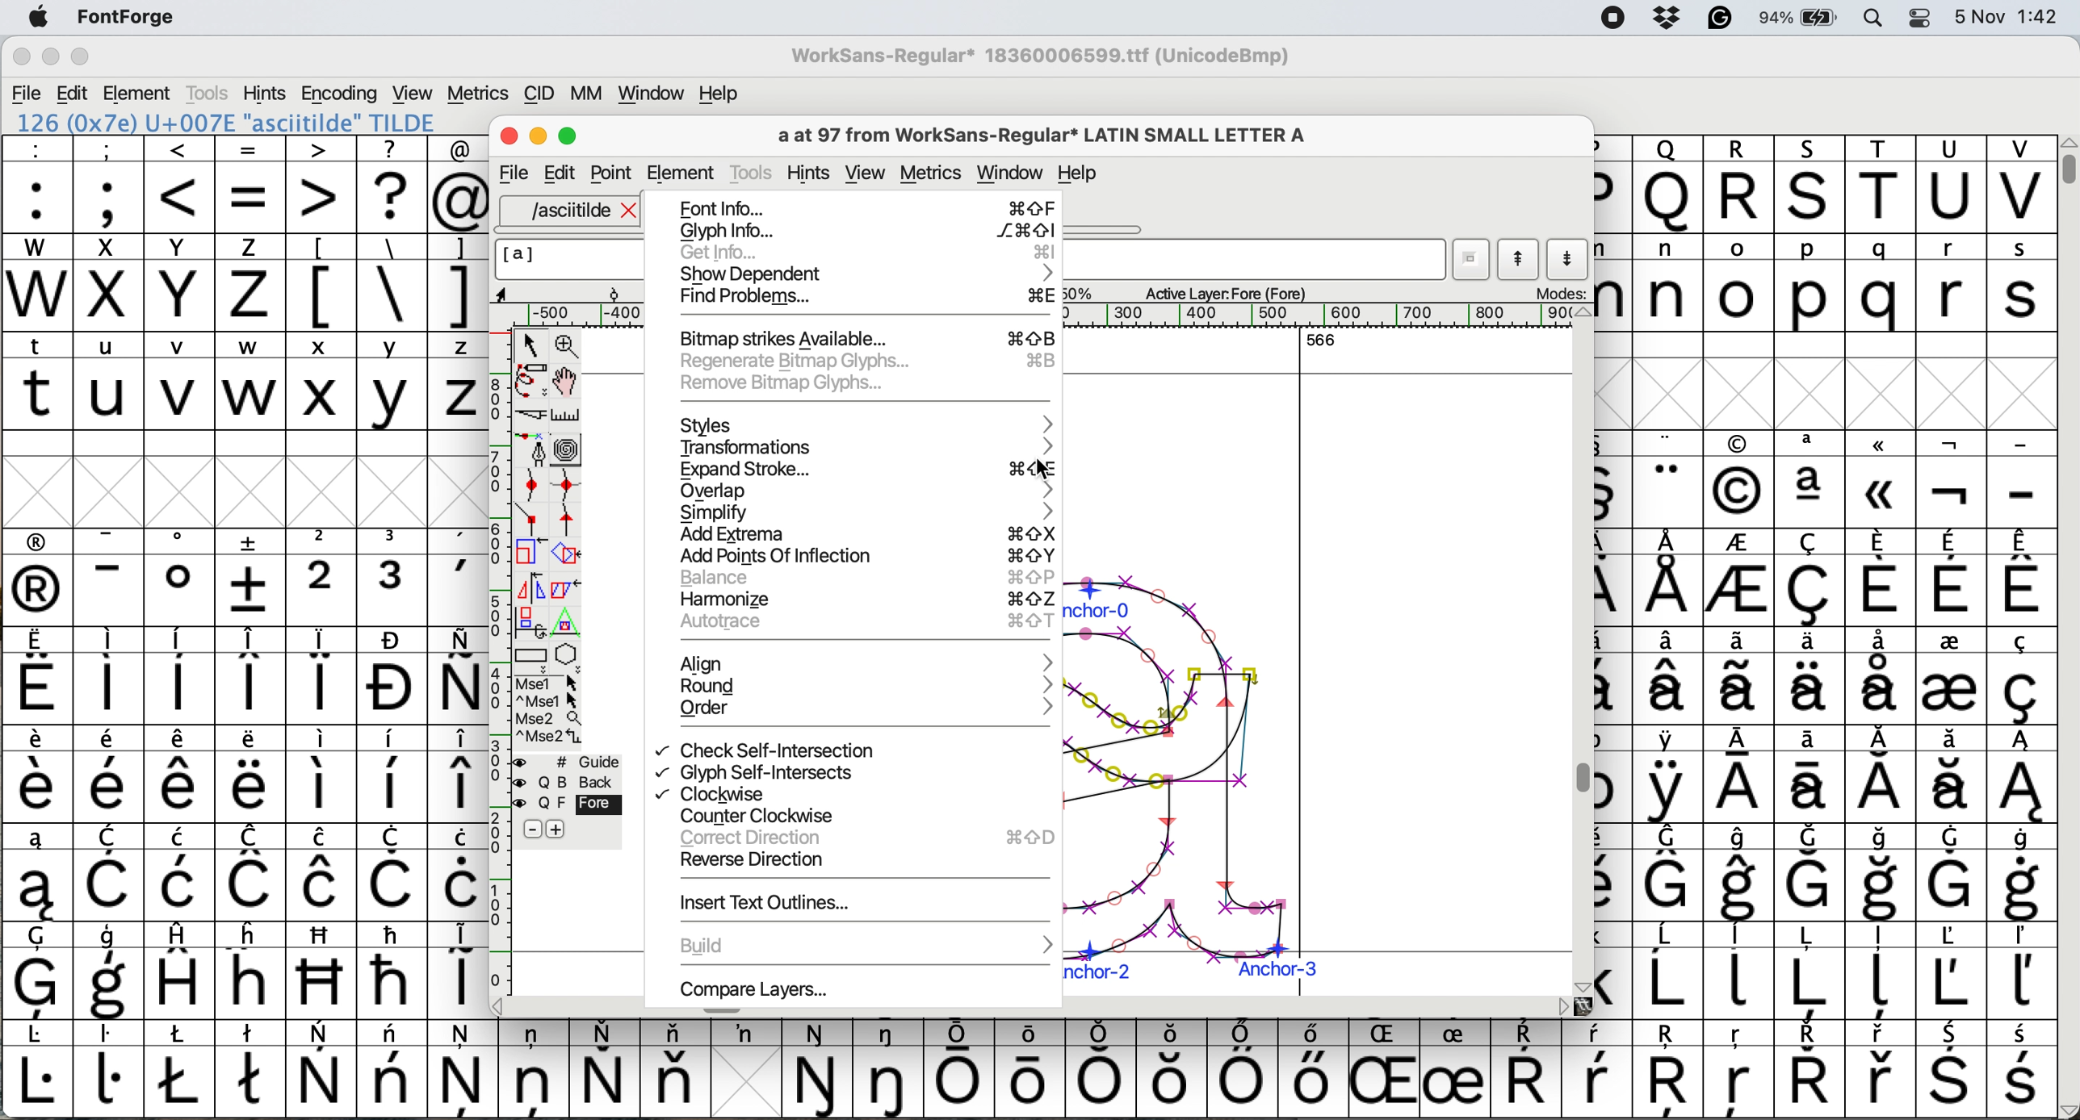  I want to click on r, so click(1949, 283).